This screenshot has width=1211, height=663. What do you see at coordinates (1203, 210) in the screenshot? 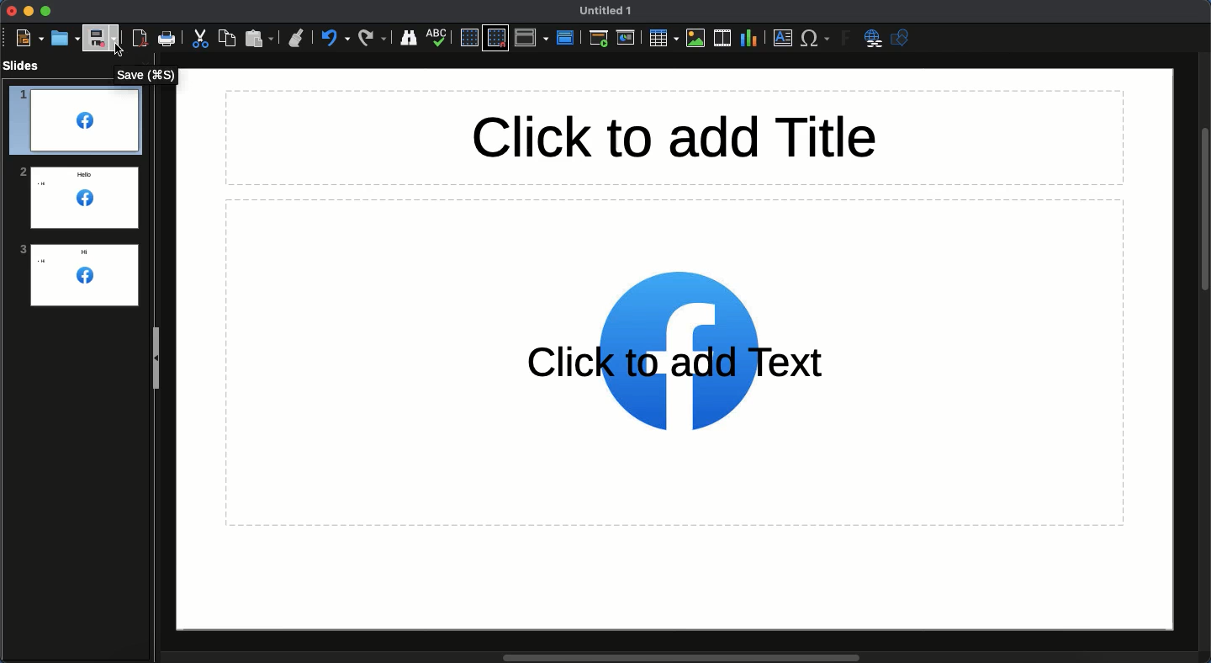
I see `Scroll bar` at bounding box center [1203, 210].